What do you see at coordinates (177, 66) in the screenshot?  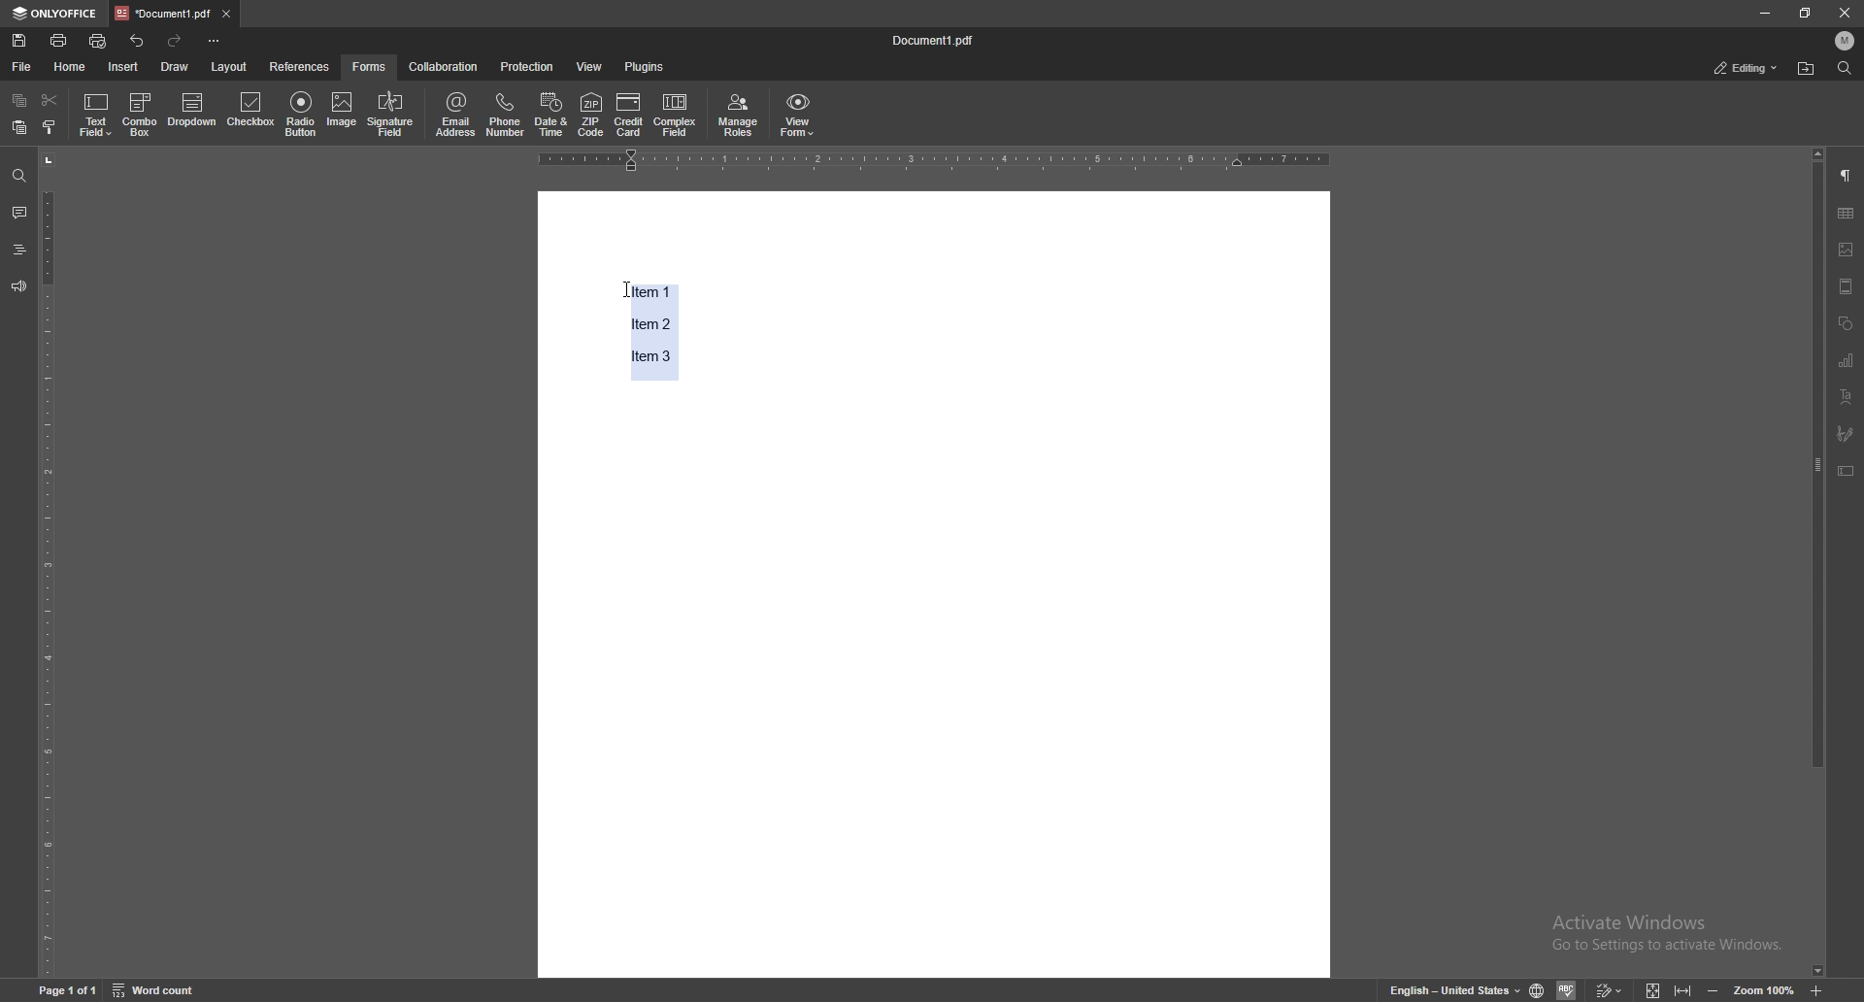 I see `draw` at bounding box center [177, 66].